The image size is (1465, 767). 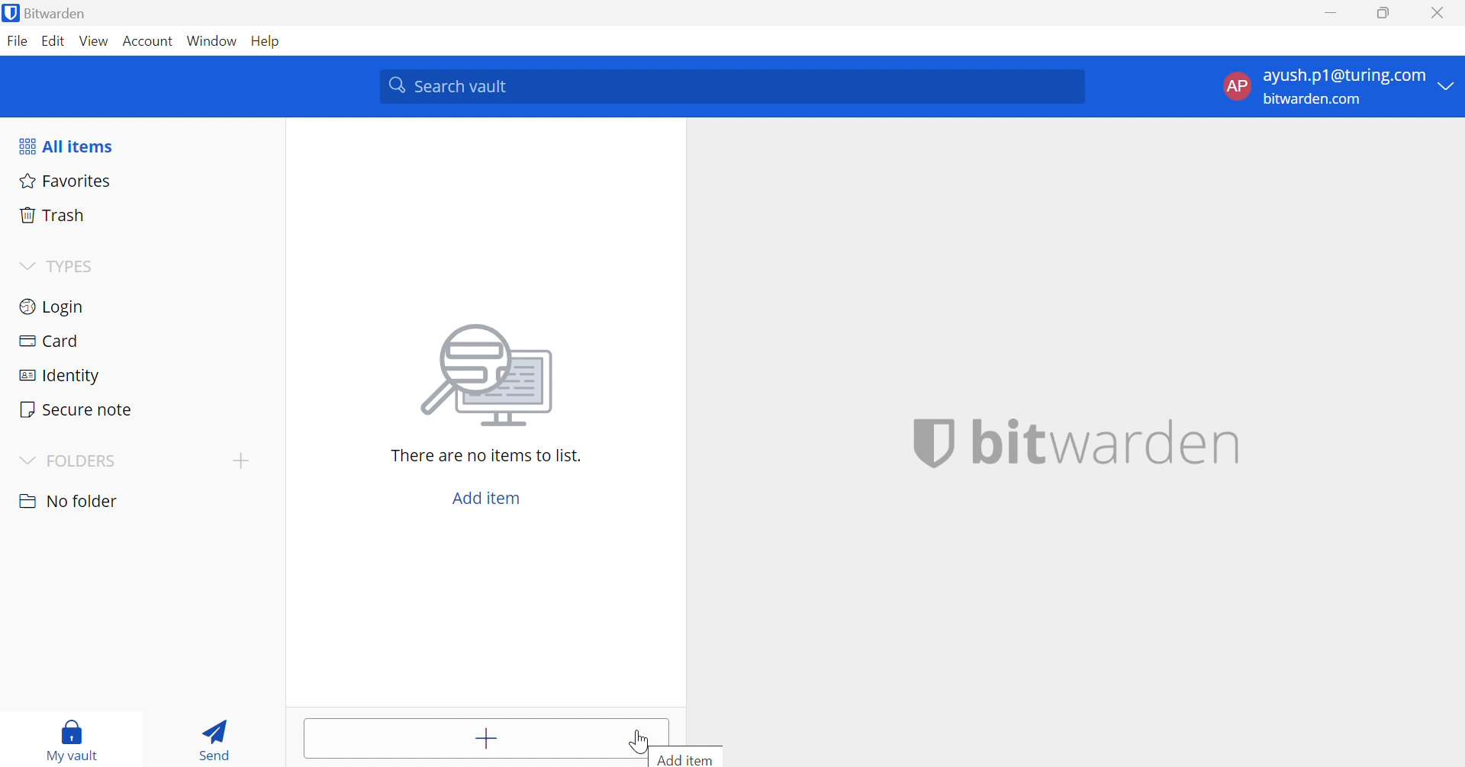 I want to click on Trash, so click(x=143, y=214).